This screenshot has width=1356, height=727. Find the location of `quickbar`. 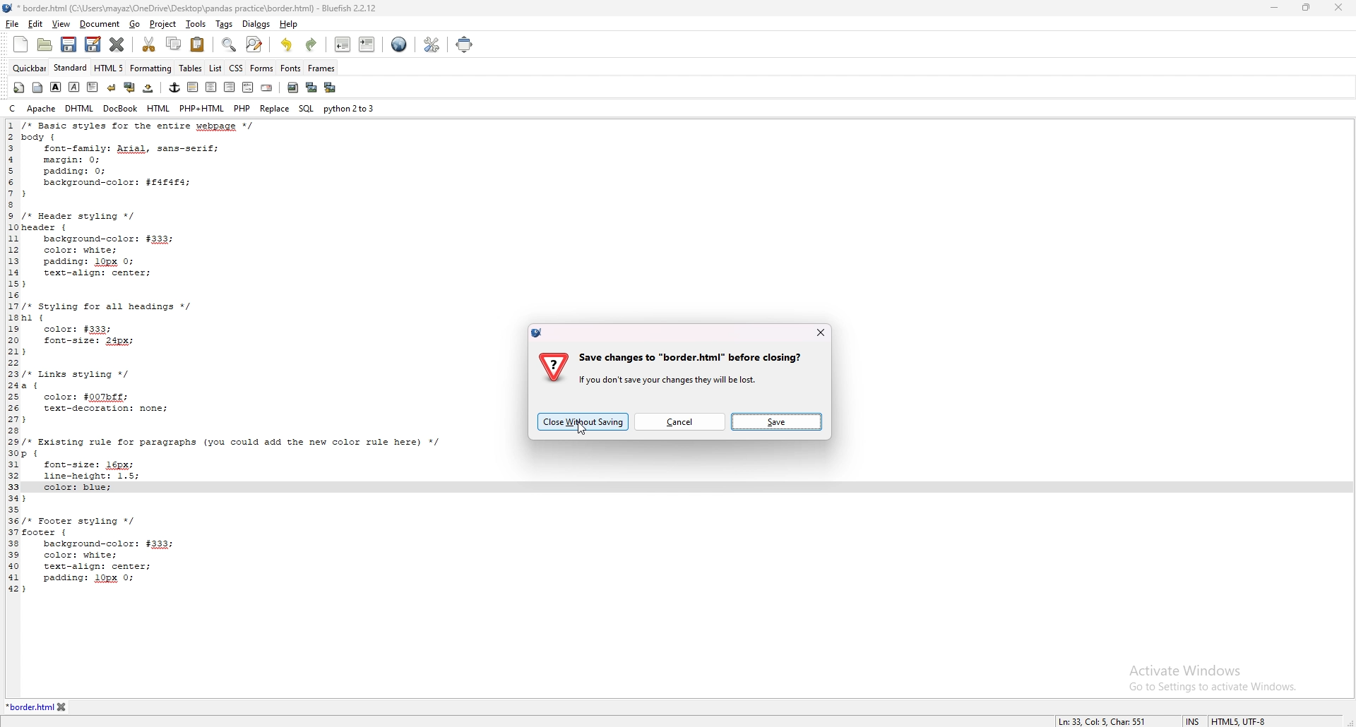

quickbar is located at coordinates (30, 68).